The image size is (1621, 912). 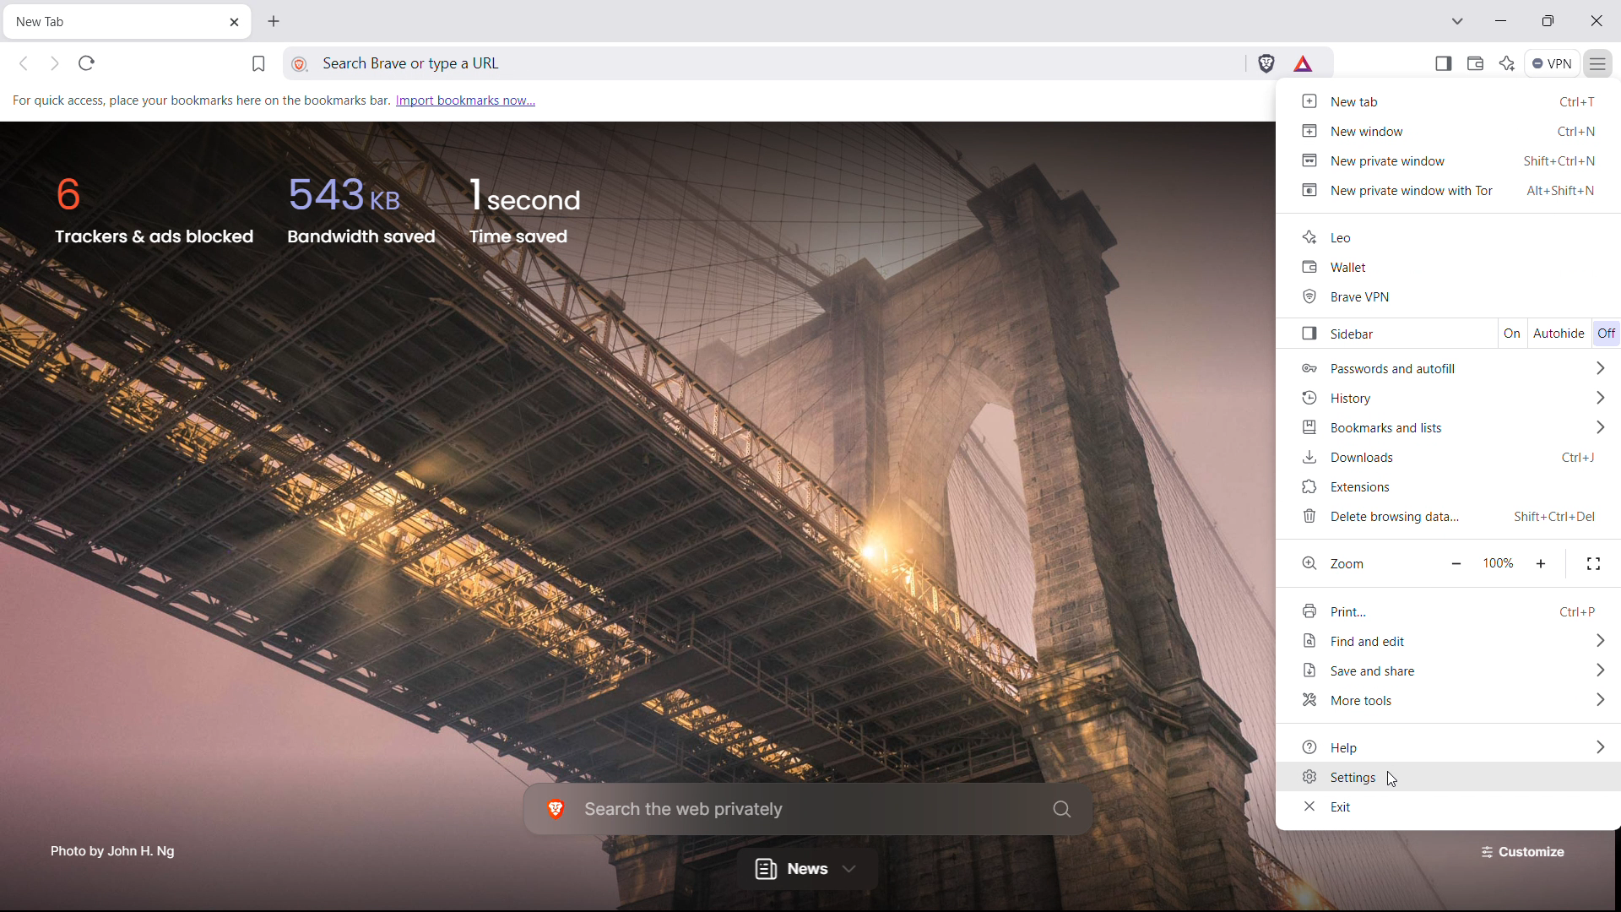 What do you see at coordinates (1447, 368) in the screenshot?
I see `passwords and autofill` at bounding box center [1447, 368].